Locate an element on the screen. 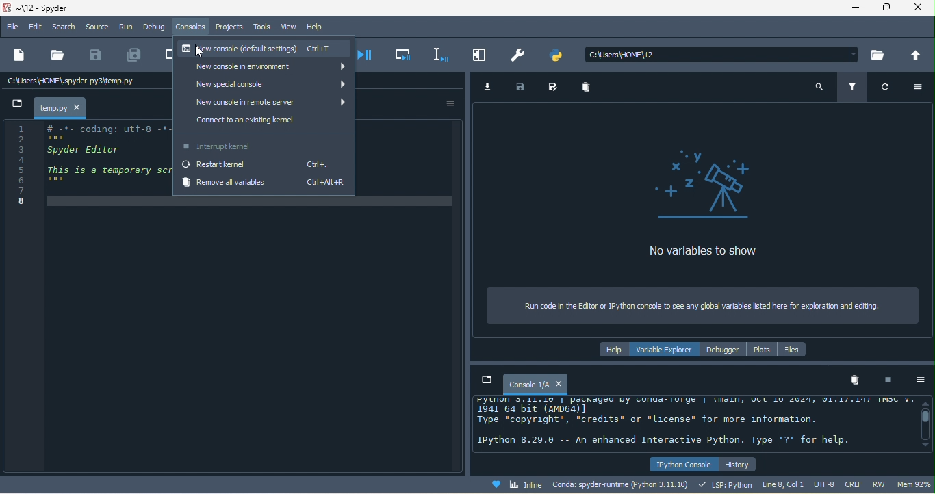 This screenshot has height=494, width=935. create new cell is located at coordinates (165, 55).